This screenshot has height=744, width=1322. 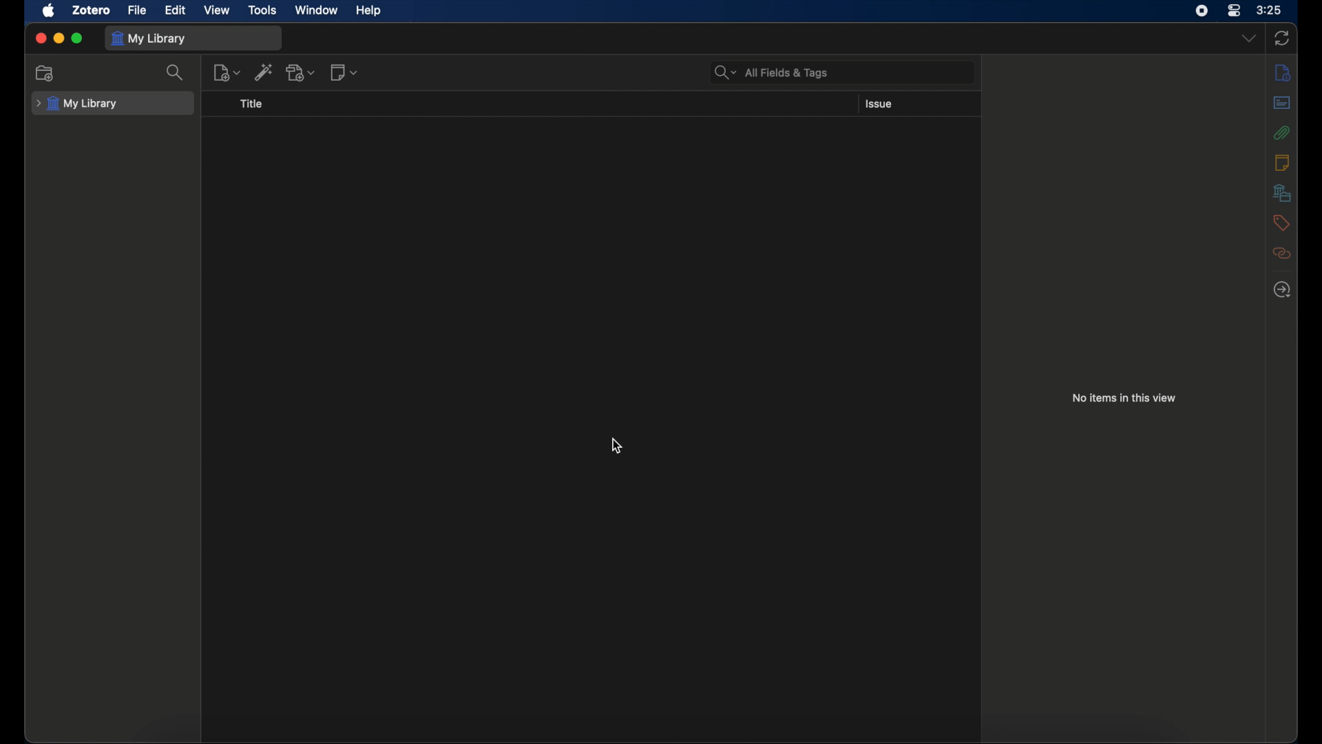 I want to click on add attachments, so click(x=302, y=72).